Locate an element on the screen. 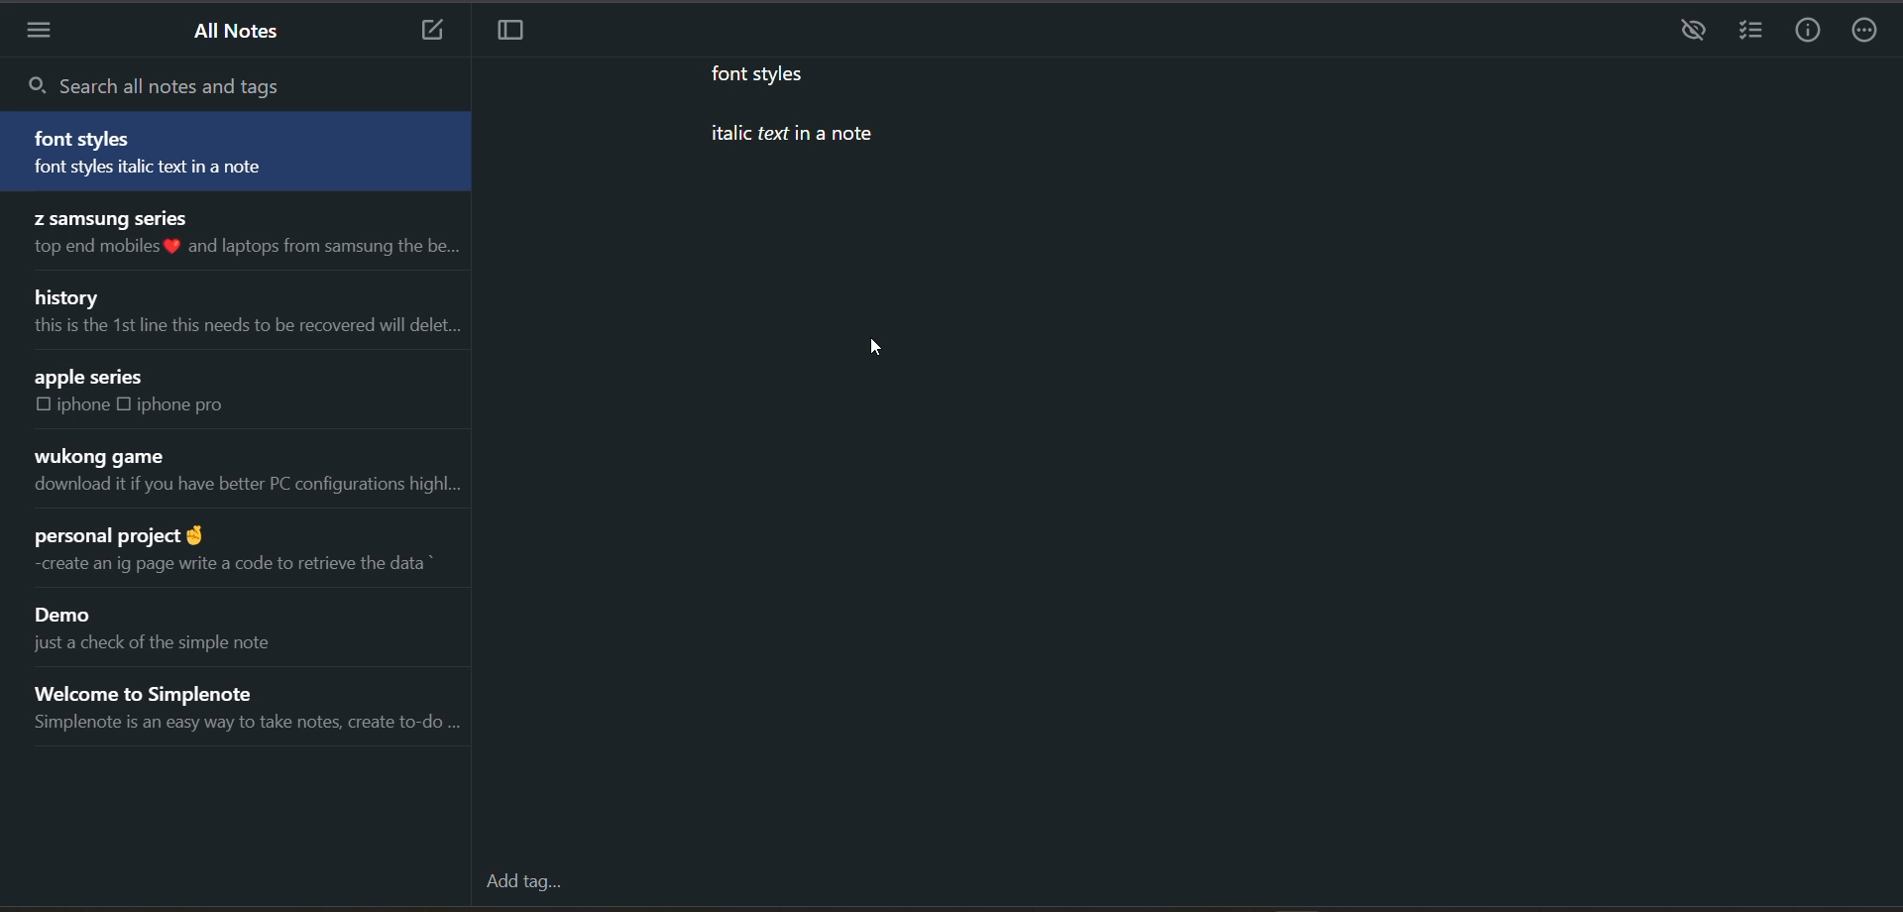  note title and preview is located at coordinates (166, 398).